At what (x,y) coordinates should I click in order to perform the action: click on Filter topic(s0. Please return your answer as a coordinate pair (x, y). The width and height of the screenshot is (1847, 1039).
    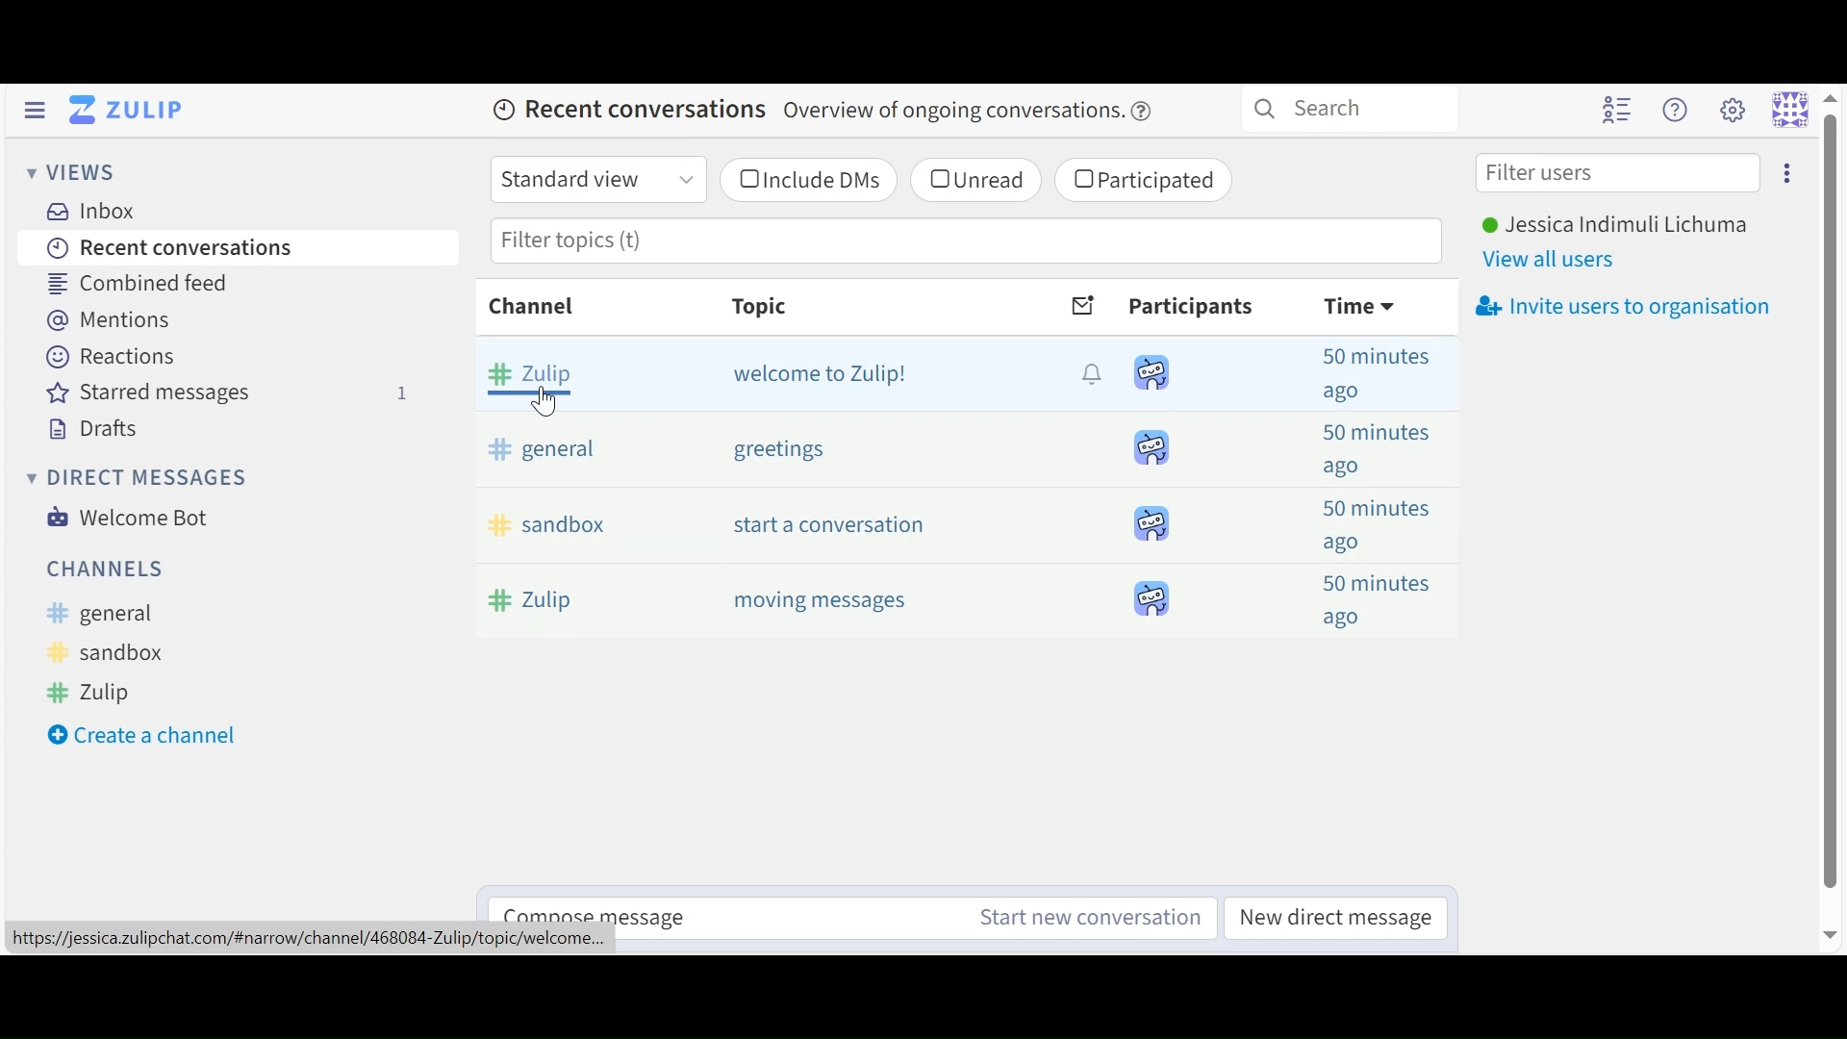
    Looking at the image, I should click on (963, 242).